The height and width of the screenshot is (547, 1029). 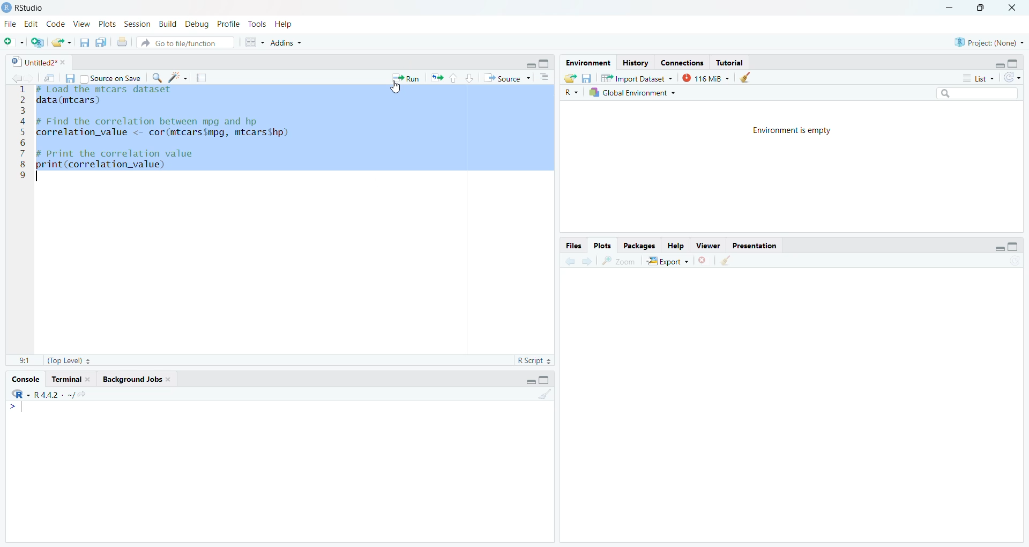 What do you see at coordinates (1015, 6) in the screenshot?
I see `Close` at bounding box center [1015, 6].